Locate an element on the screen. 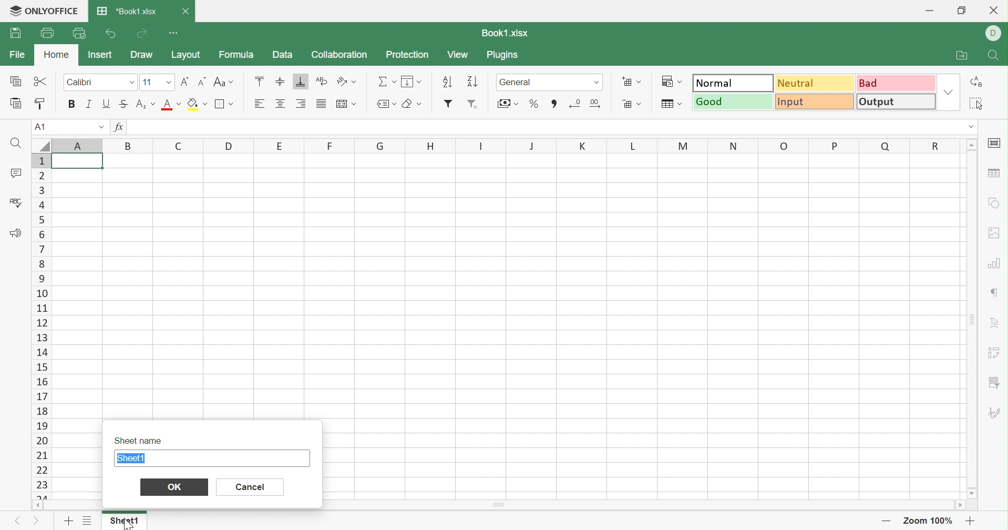 The image size is (1008, 530). Wrap Text is located at coordinates (321, 81).